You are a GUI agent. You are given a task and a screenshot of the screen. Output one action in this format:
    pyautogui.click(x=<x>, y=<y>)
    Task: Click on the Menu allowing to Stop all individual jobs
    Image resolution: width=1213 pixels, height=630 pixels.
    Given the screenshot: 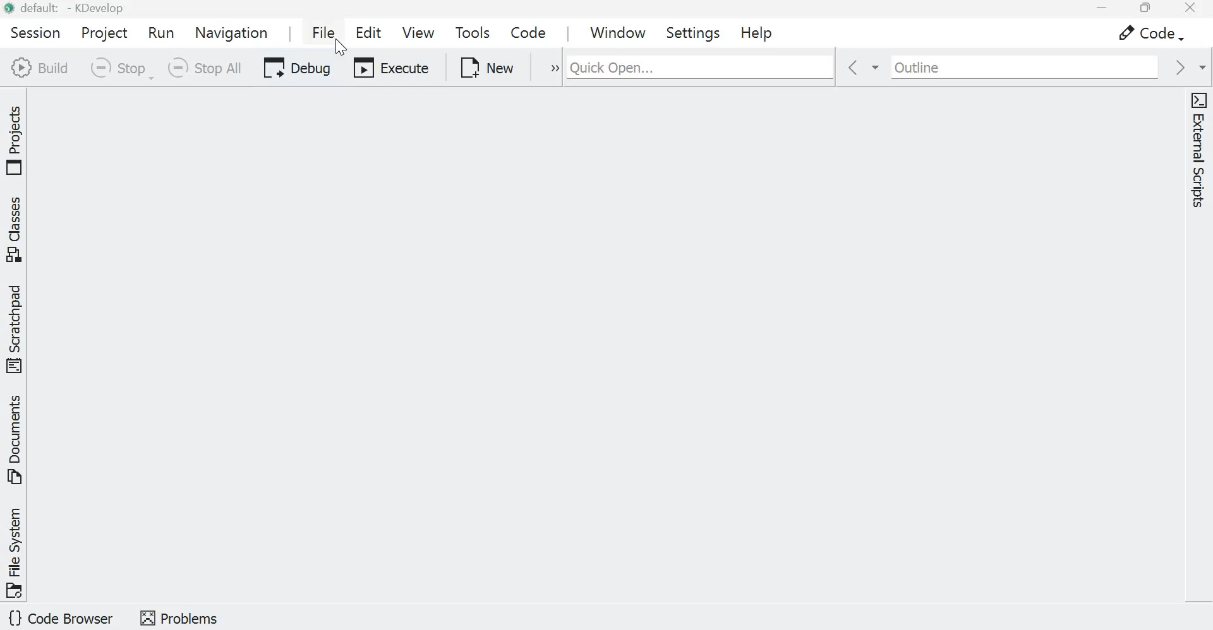 What is the action you would take?
    pyautogui.click(x=119, y=68)
    